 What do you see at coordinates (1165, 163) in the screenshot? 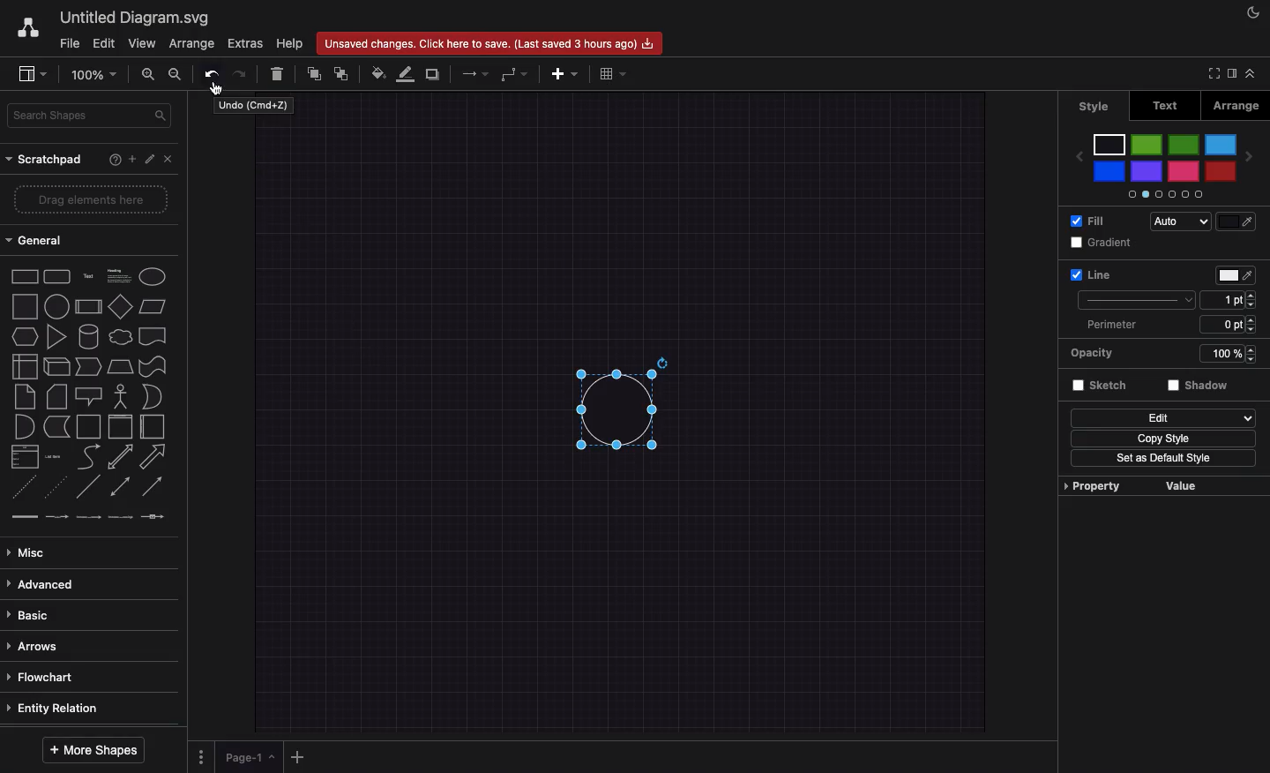
I see `Colors` at bounding box center [1165, 163].